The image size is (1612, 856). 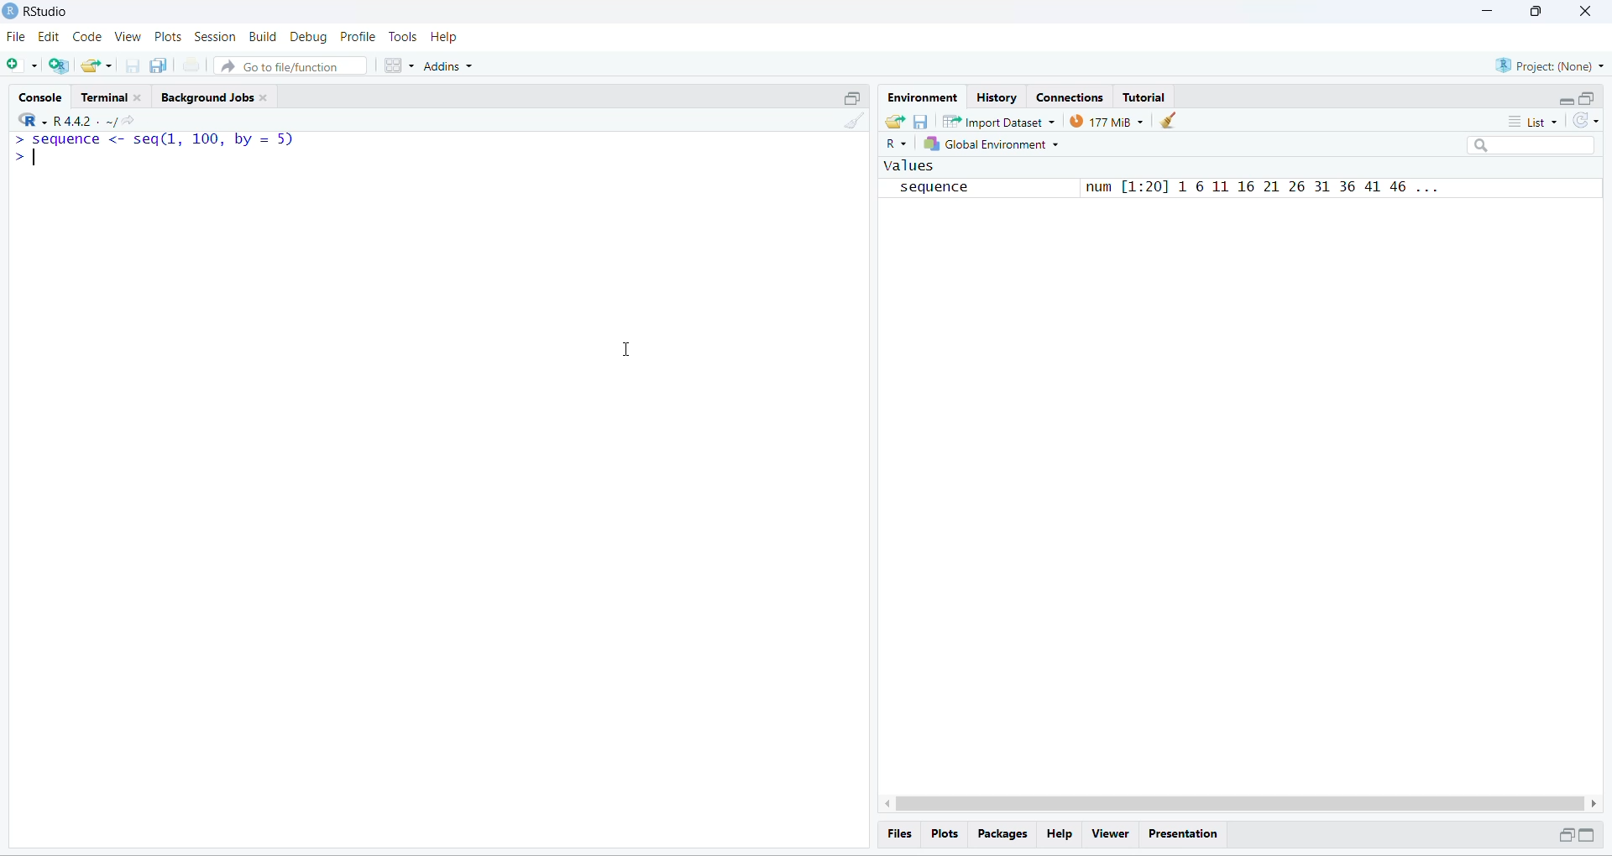 What do you see at coordinates (997, 98) in the screenshot?
I see `History ` at bounding box center [997, 98].